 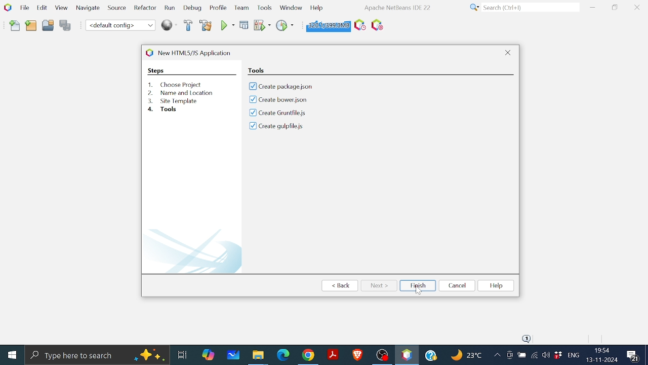 What do you see at coordinates (40, 7) in the screenshot?
I see `Edit` at bounding box center [40, 7].